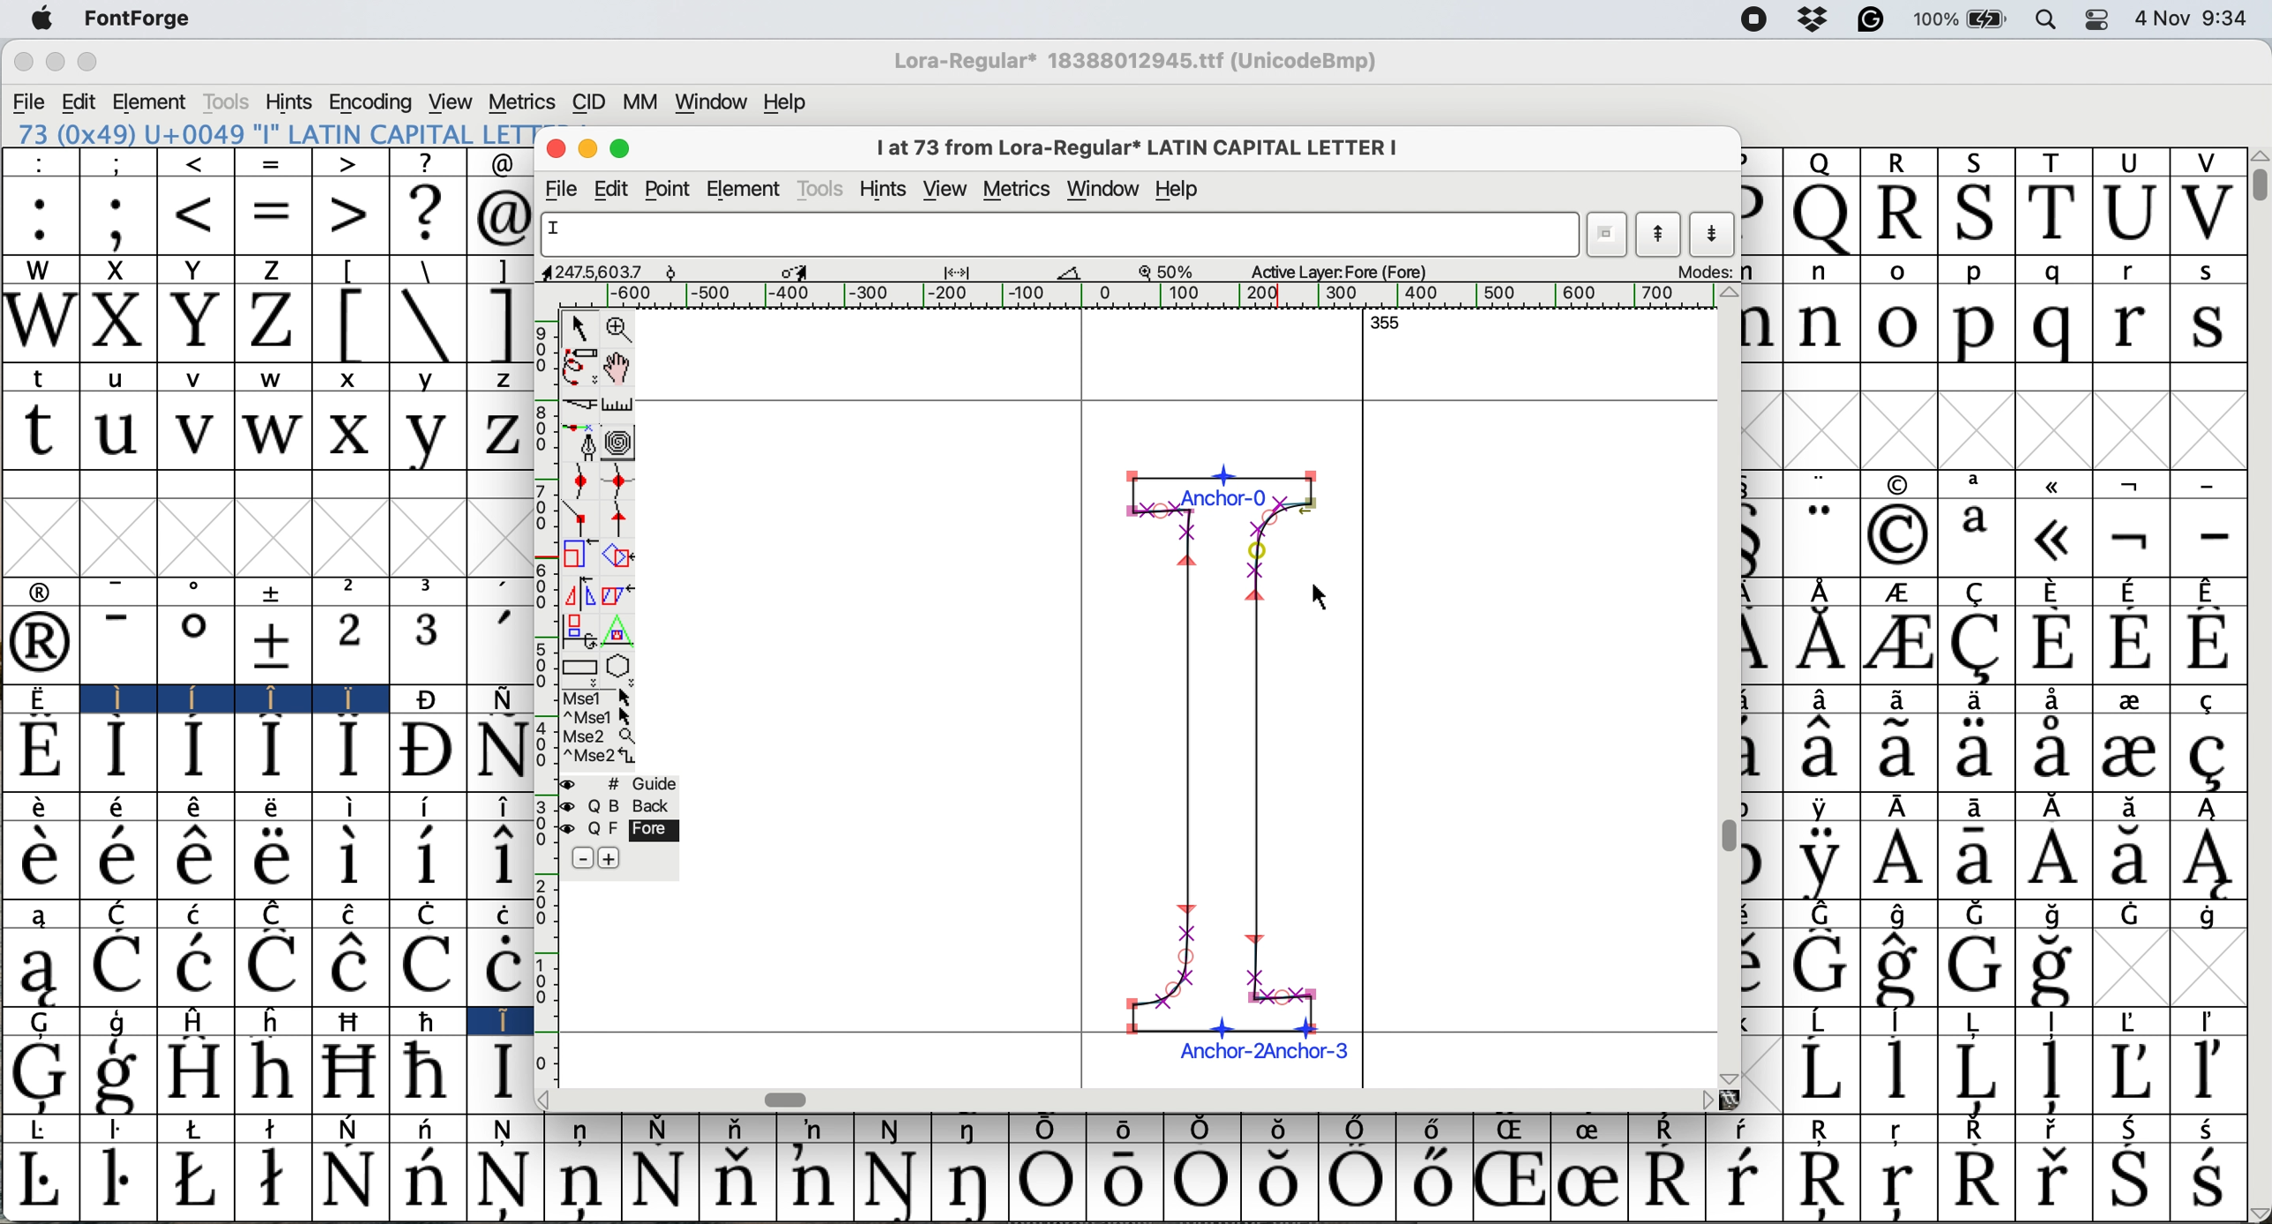 The height and width of the screenshot is (1224, 2272). What do you see at coordinates (519, 102) in the screenshot?
I see `metrics` at bounding box center [519, 102].